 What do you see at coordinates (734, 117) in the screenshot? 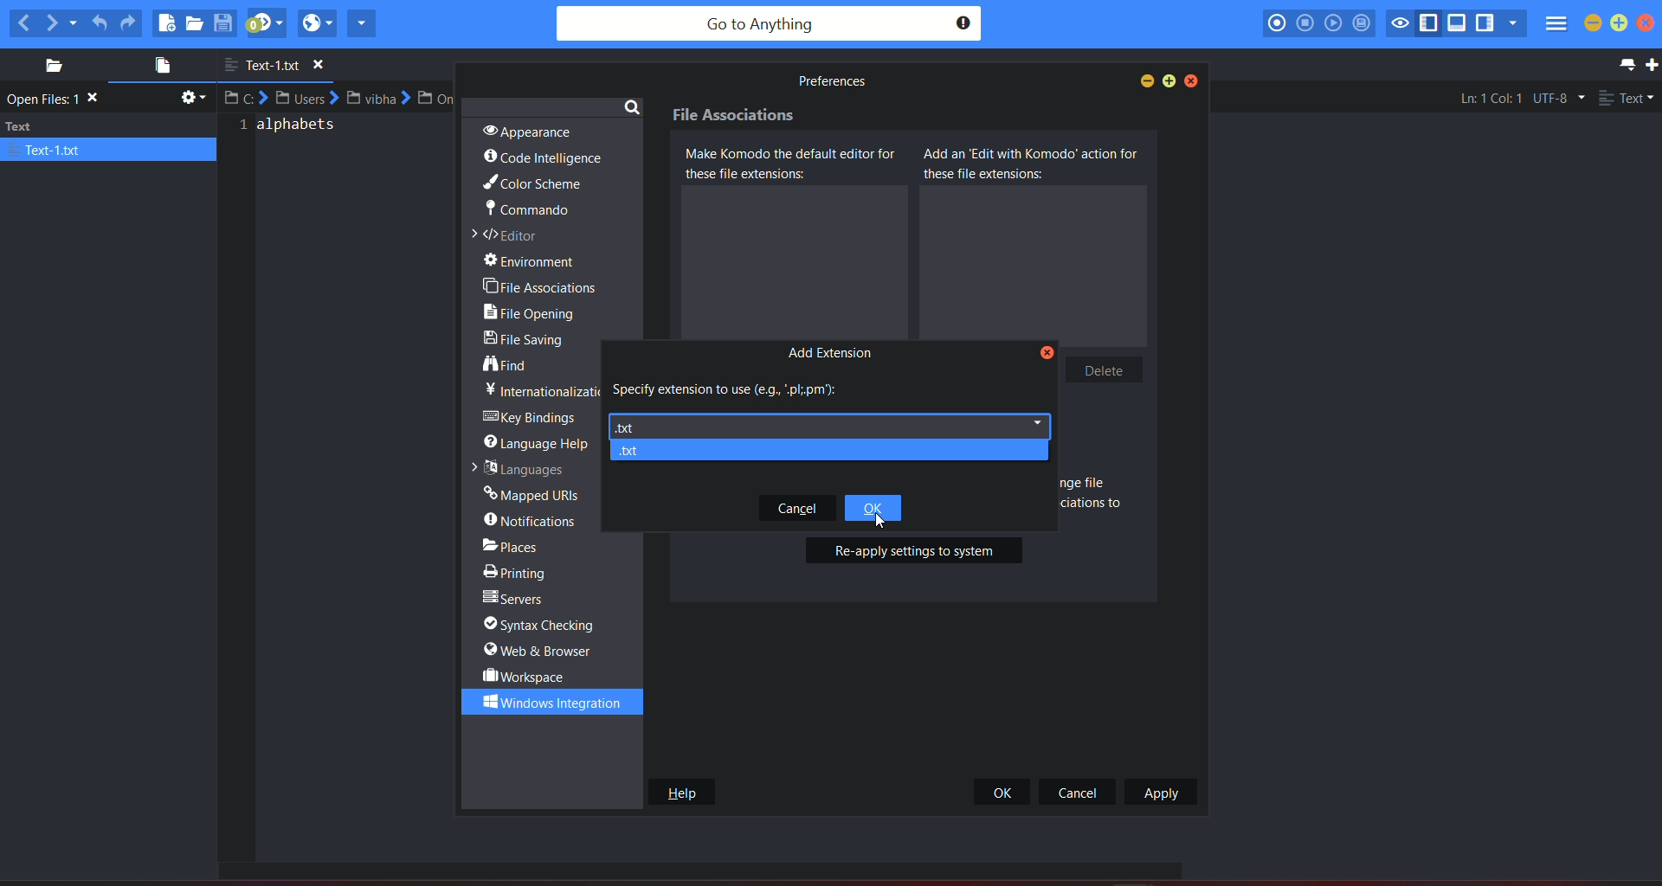
I see `File associations` at bounding box center [734, 117].